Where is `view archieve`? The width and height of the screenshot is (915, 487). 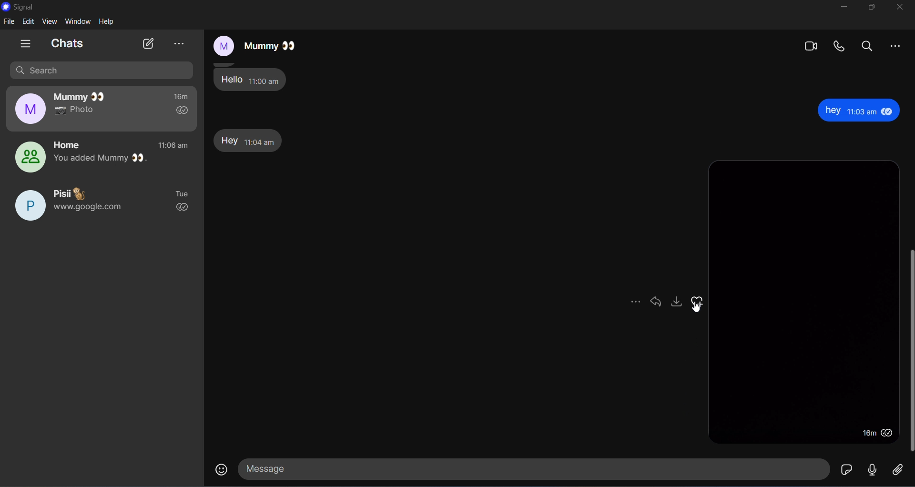 view archieve is located at coordinates (178, 43).